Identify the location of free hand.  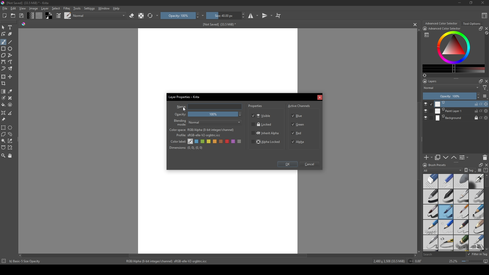
(11, 62).